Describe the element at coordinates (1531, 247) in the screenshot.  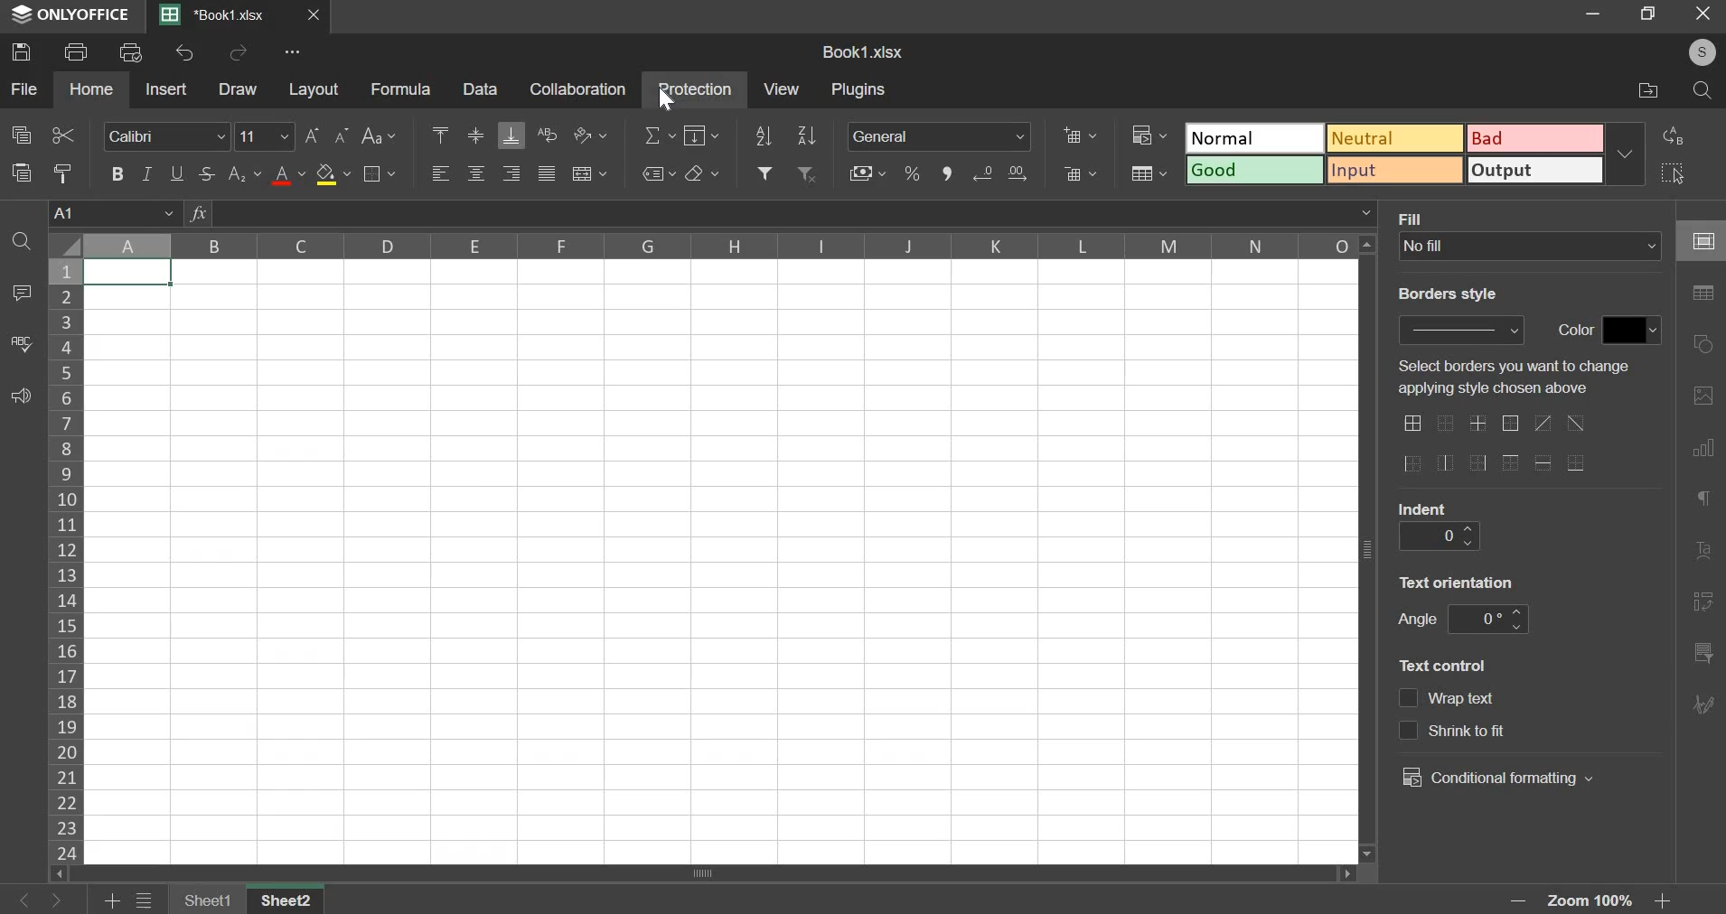
I see `fill type` at that location.